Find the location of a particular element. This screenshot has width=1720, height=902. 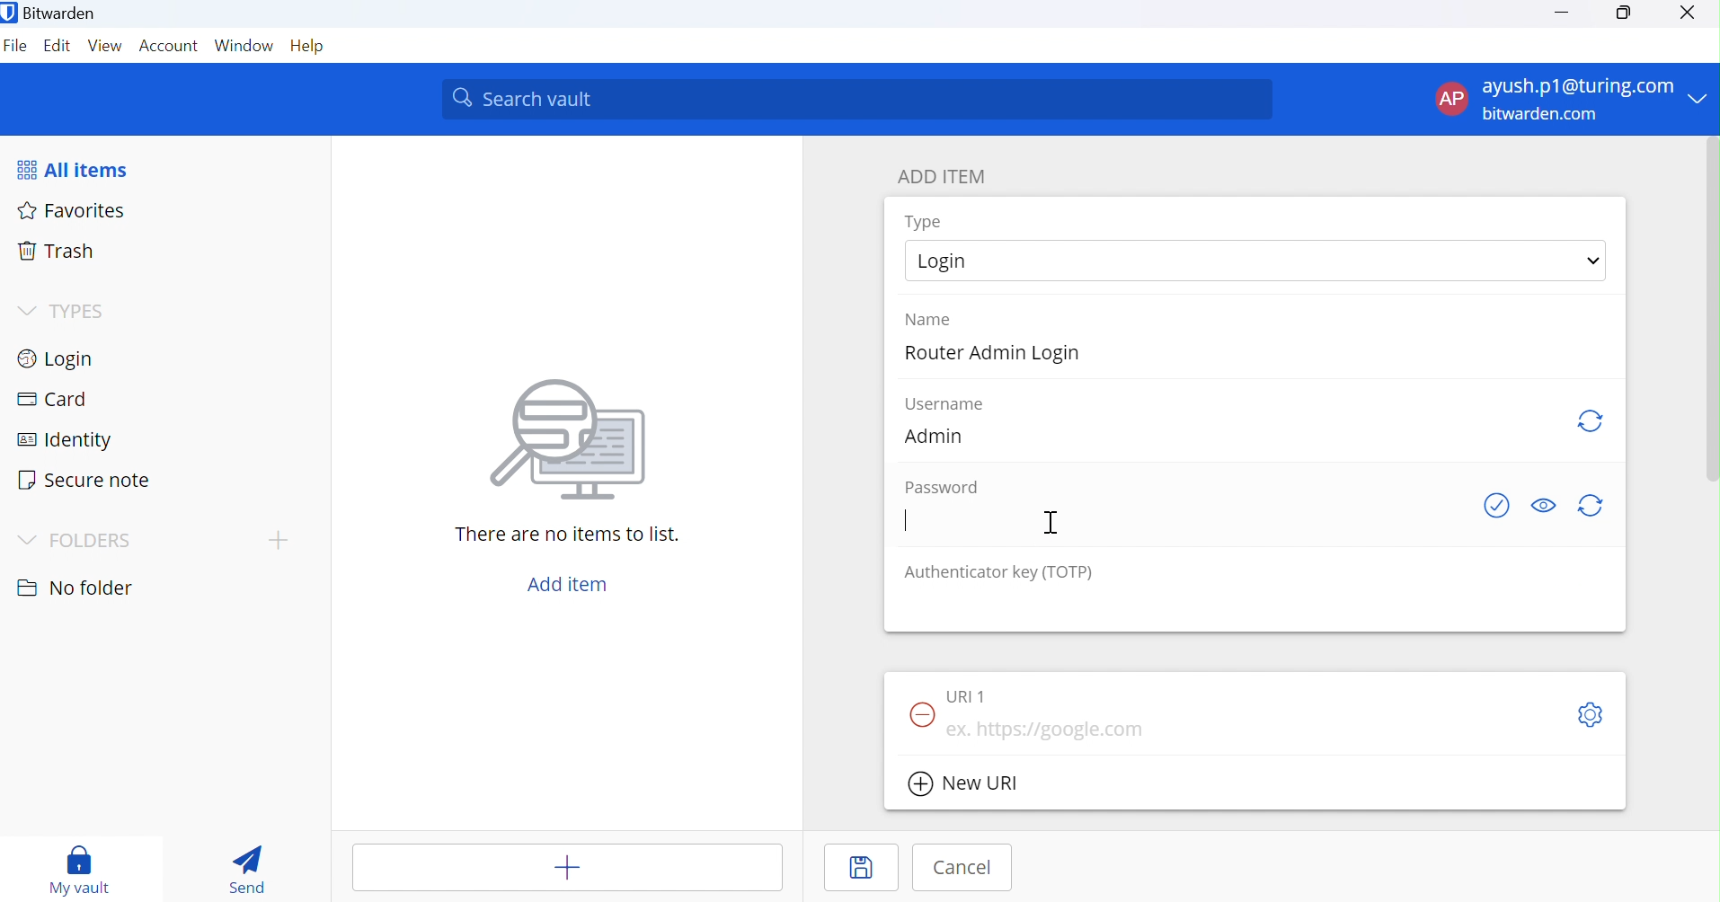

Secure note is located at coordinates (88, 479).